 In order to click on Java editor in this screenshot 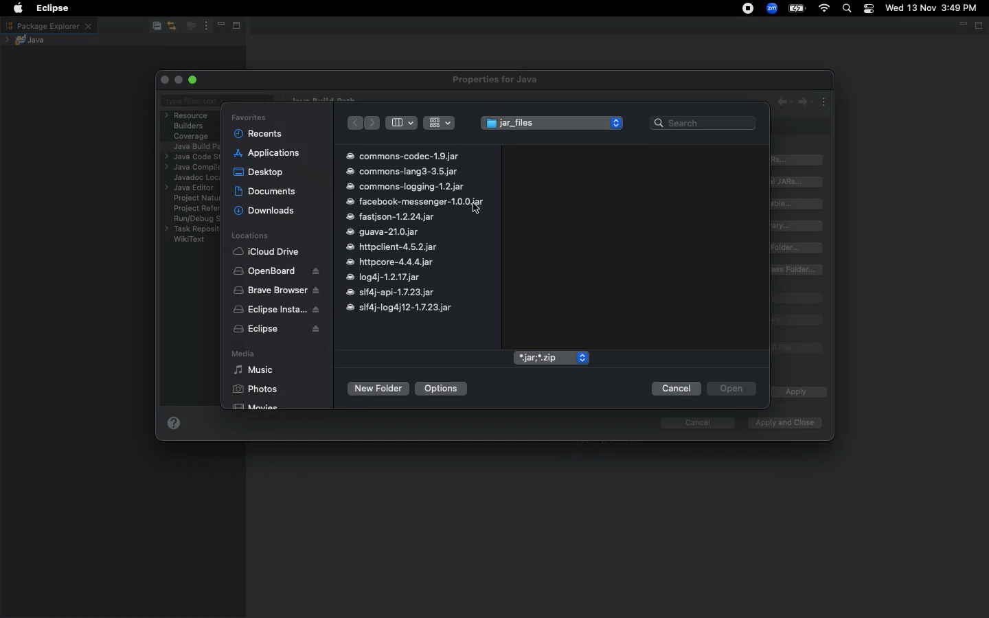, I will do `click(192, 188)`.